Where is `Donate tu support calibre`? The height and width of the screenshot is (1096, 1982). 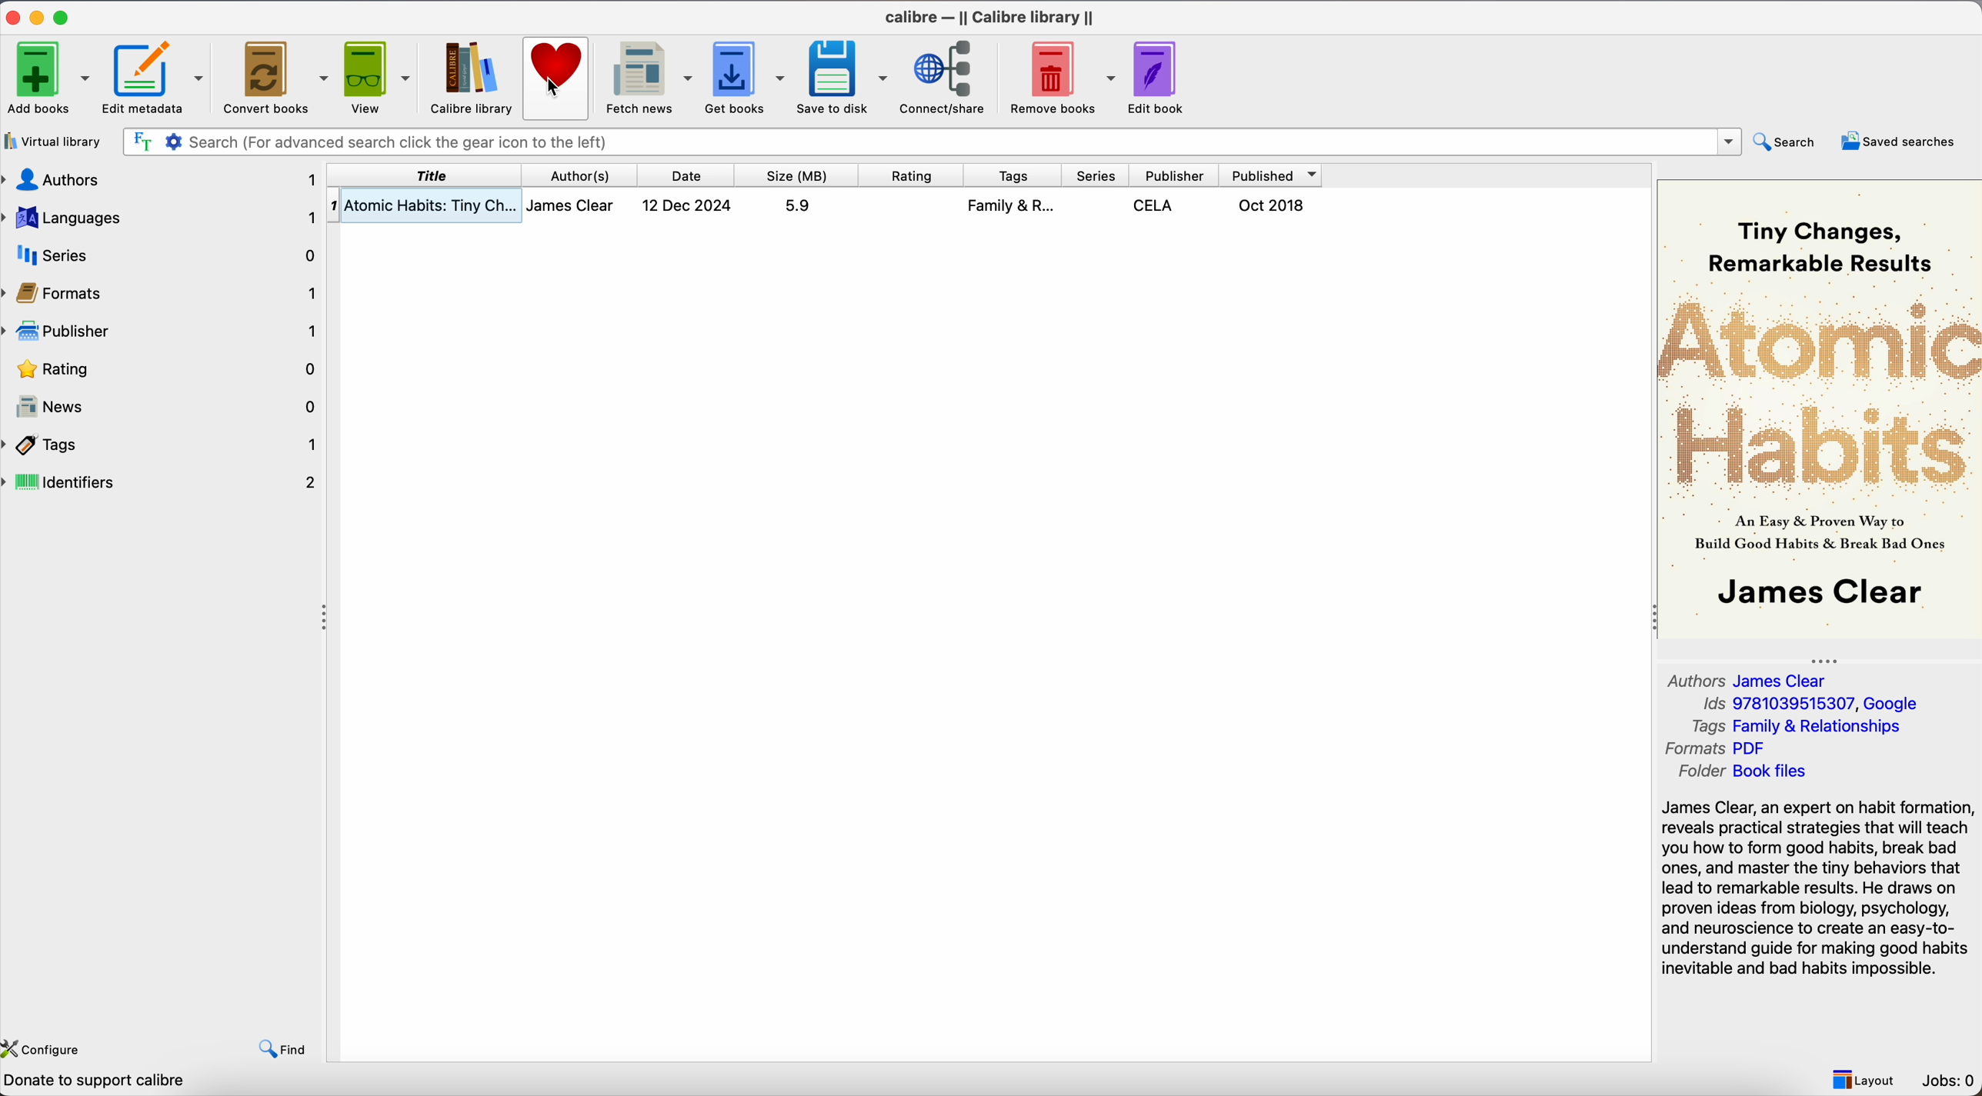
Donate tu support calibre is located at coordinates (100, 1081).